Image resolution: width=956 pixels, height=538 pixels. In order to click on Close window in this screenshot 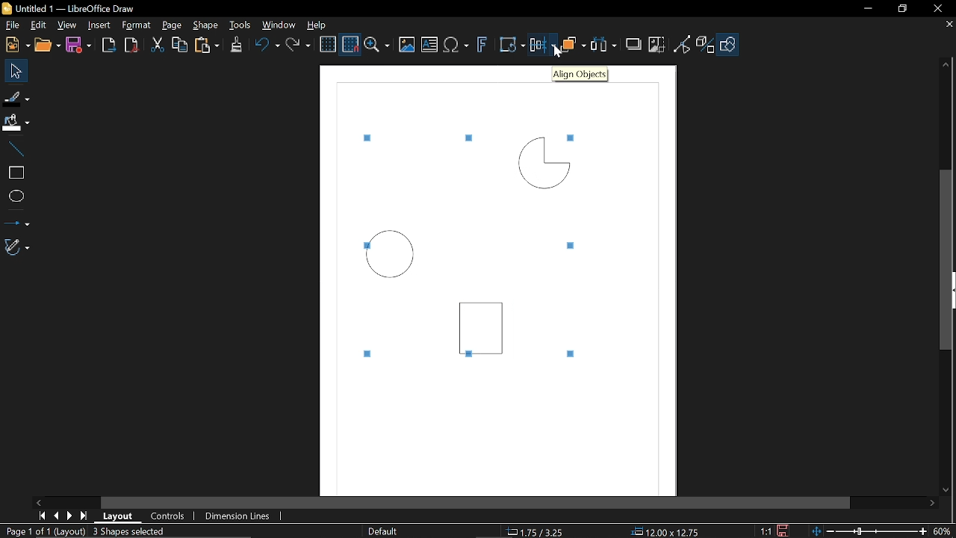, I will do `click(934, 9)`.